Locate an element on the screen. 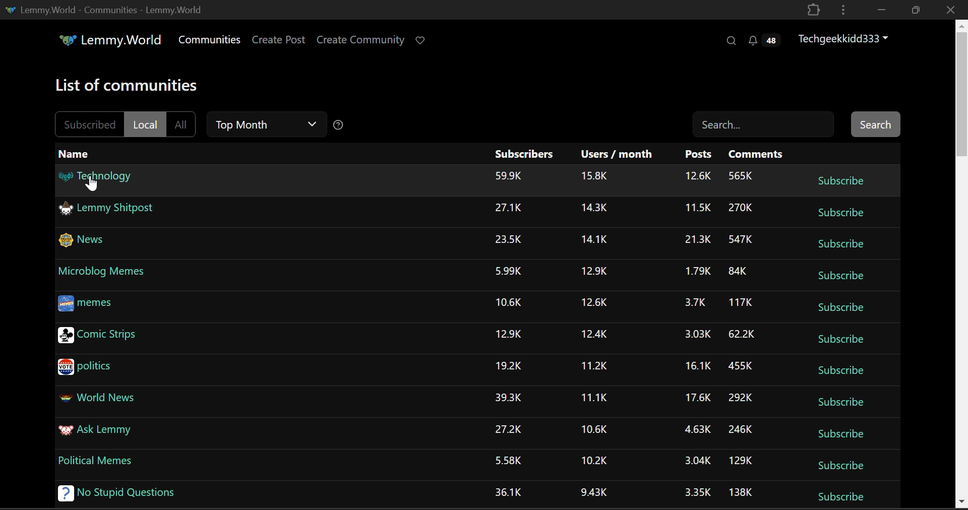 Image resolution: width=968 pixels, height=510 pixels. Ask Lemmy is located at coordinates (94, 431).